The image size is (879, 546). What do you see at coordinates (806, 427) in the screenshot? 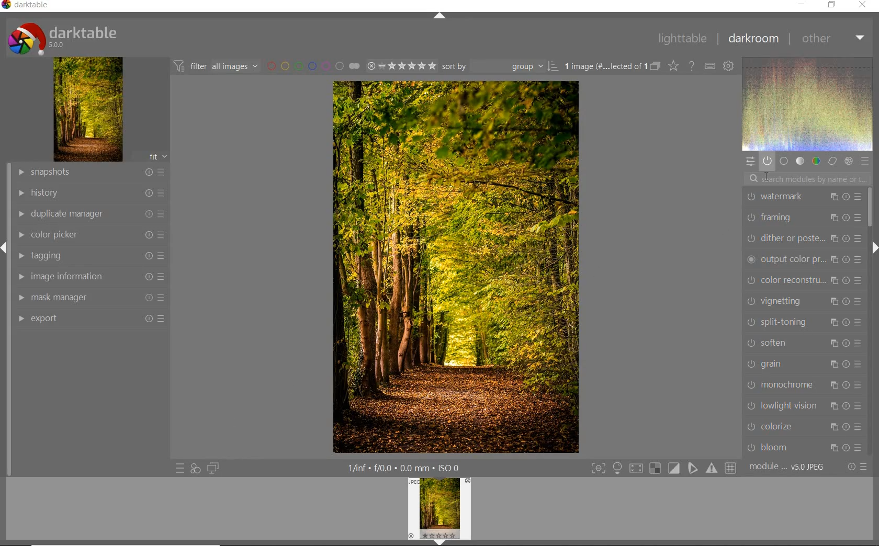
I see `colorize` at bounding box center [806, 427].